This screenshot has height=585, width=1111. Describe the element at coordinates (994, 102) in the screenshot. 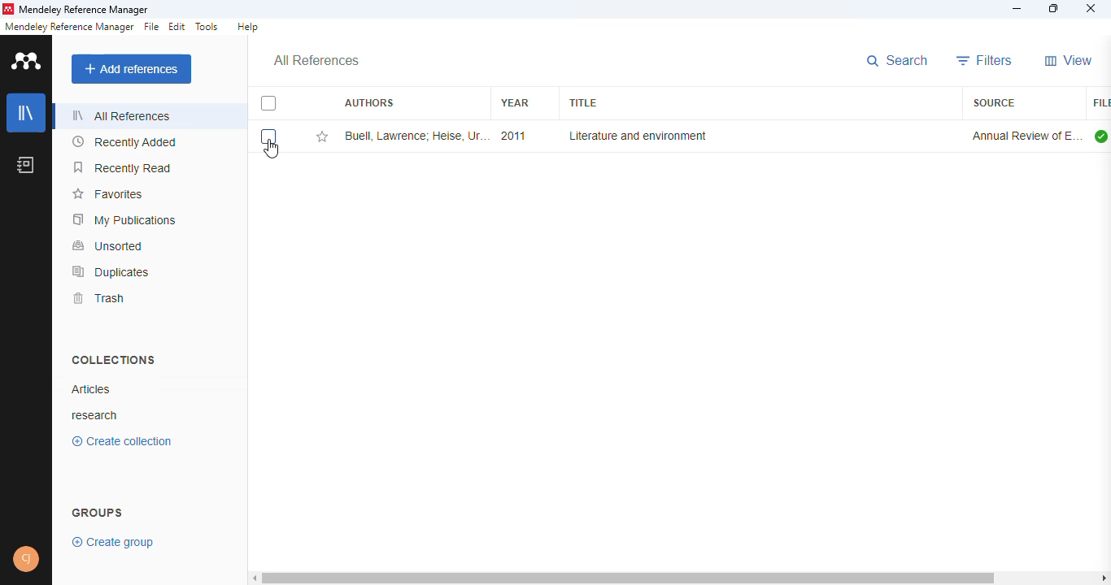

I see `source` at that location.